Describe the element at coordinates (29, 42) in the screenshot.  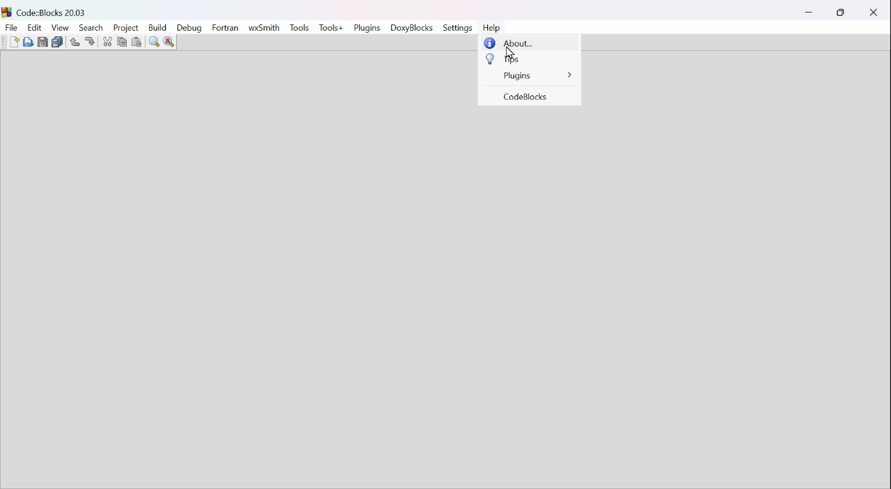
I see `Open` at that location.